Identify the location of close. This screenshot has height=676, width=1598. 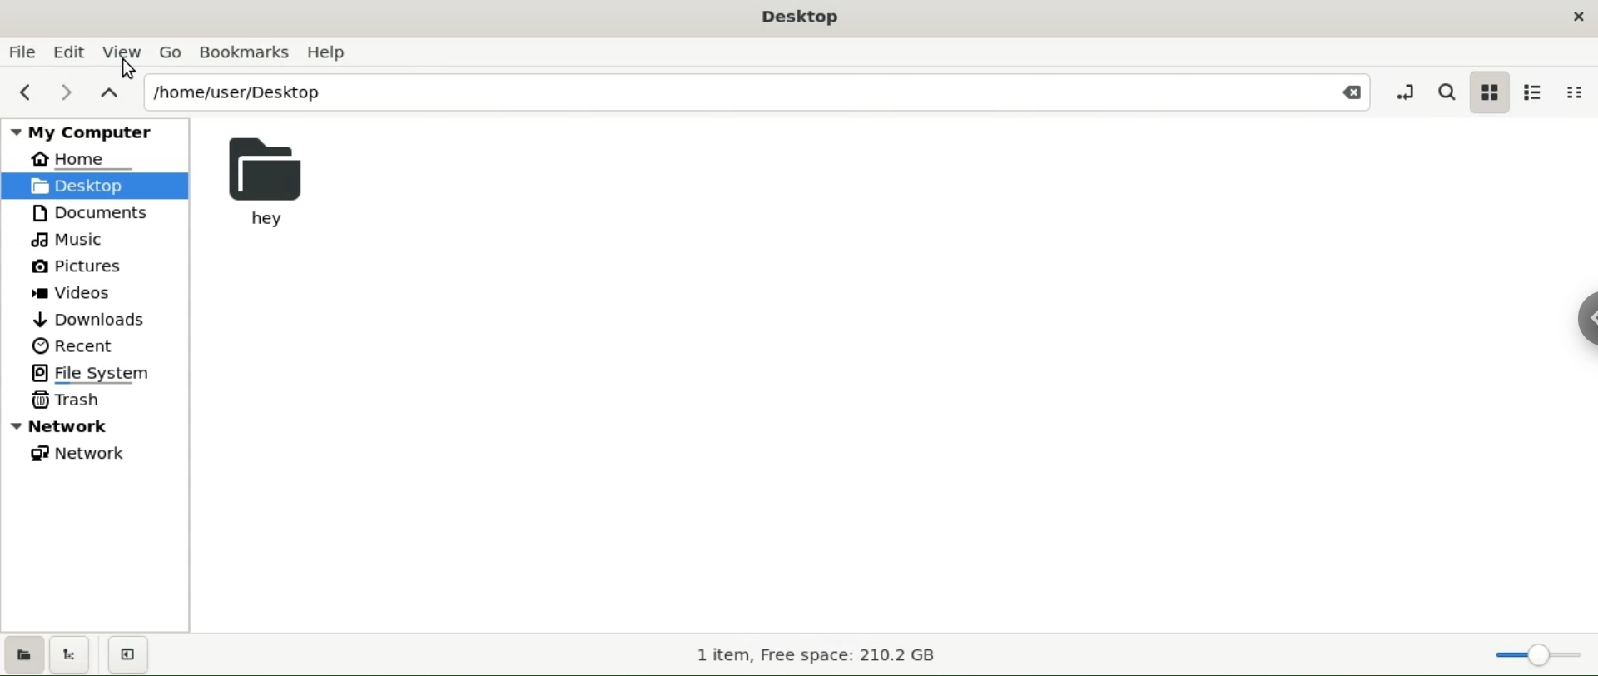
(1576, 20).